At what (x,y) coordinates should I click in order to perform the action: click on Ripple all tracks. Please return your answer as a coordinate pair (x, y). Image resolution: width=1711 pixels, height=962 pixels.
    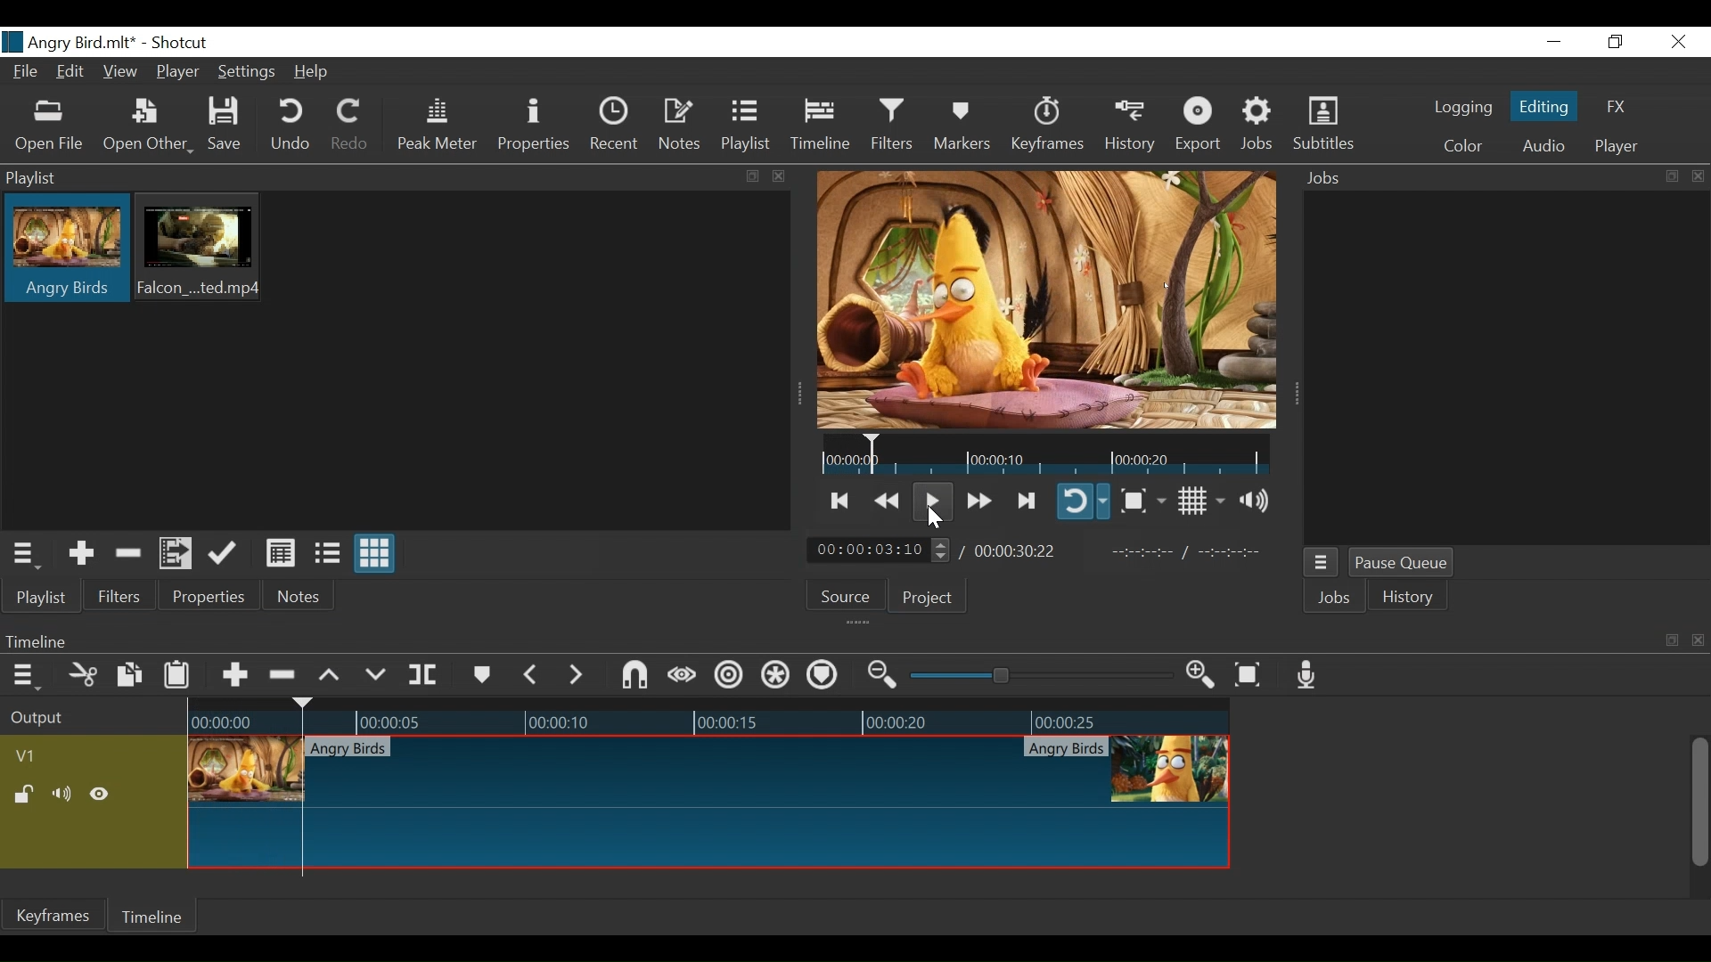
    Looking at the image, I should click on (774, 676).